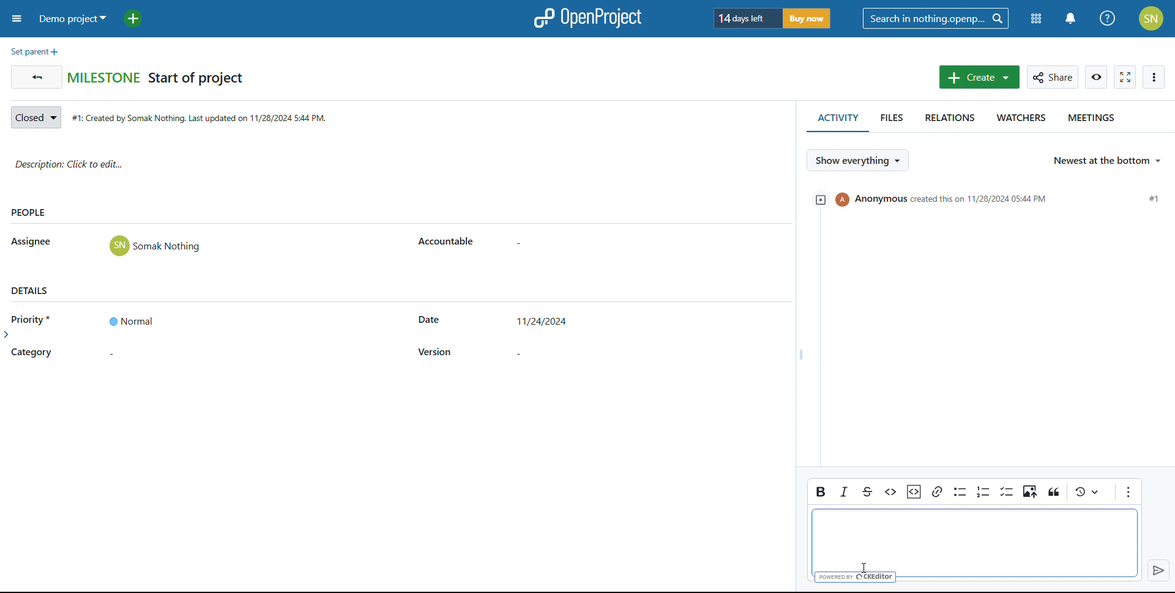 This screenshot has width=1175, height=593. I want to click on user, so click(155, 246).